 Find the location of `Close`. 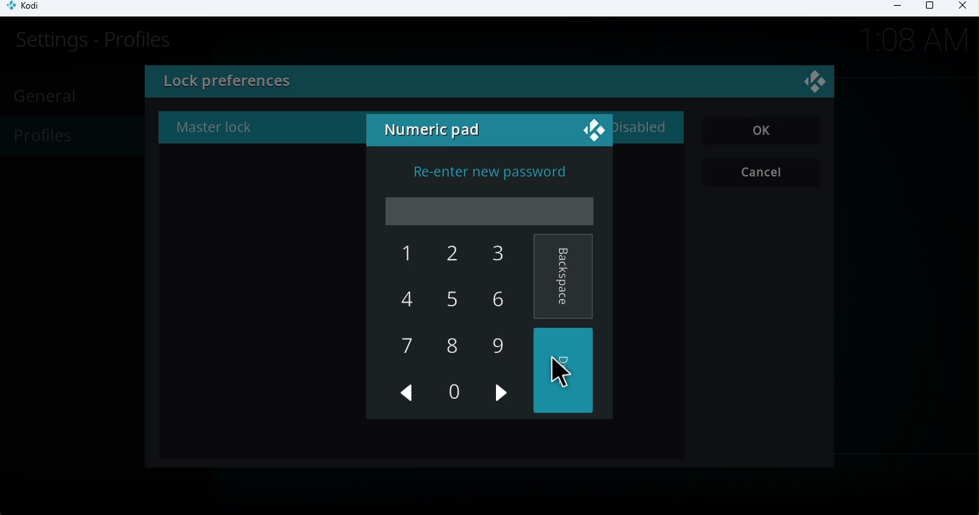

Close is located at coordinates (960, 8).